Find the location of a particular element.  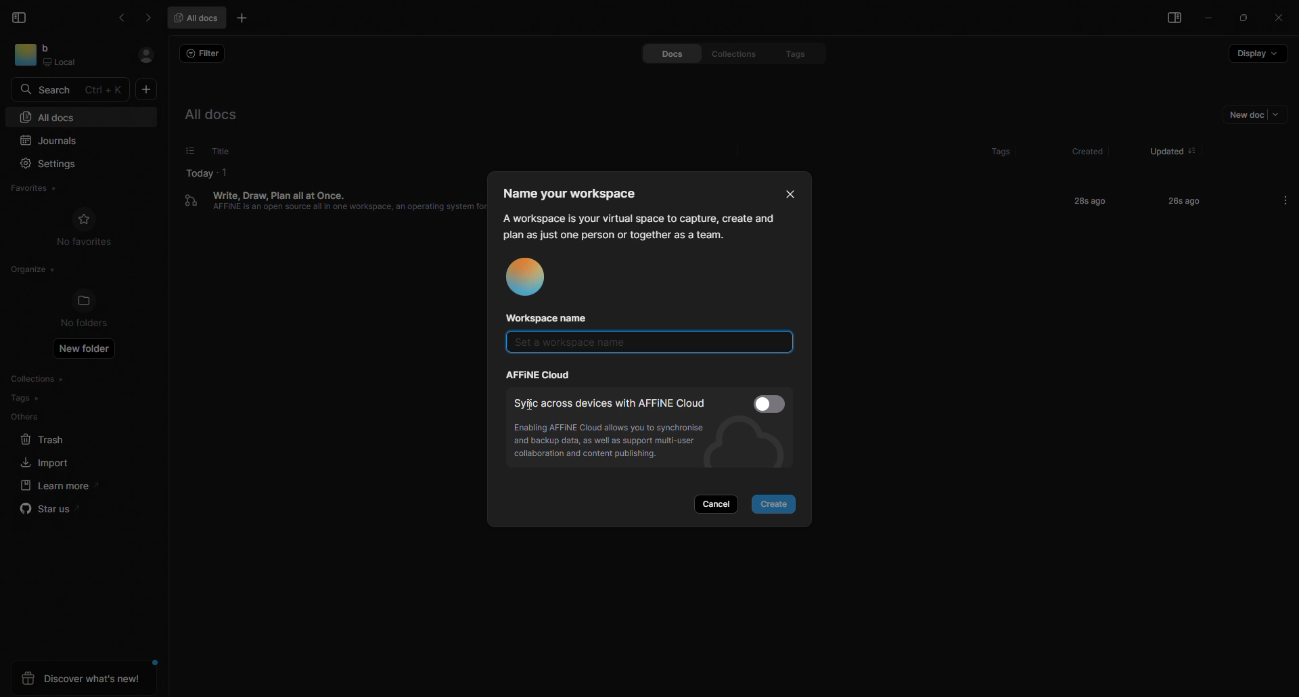

go forward is located at coordinates (147, 18).